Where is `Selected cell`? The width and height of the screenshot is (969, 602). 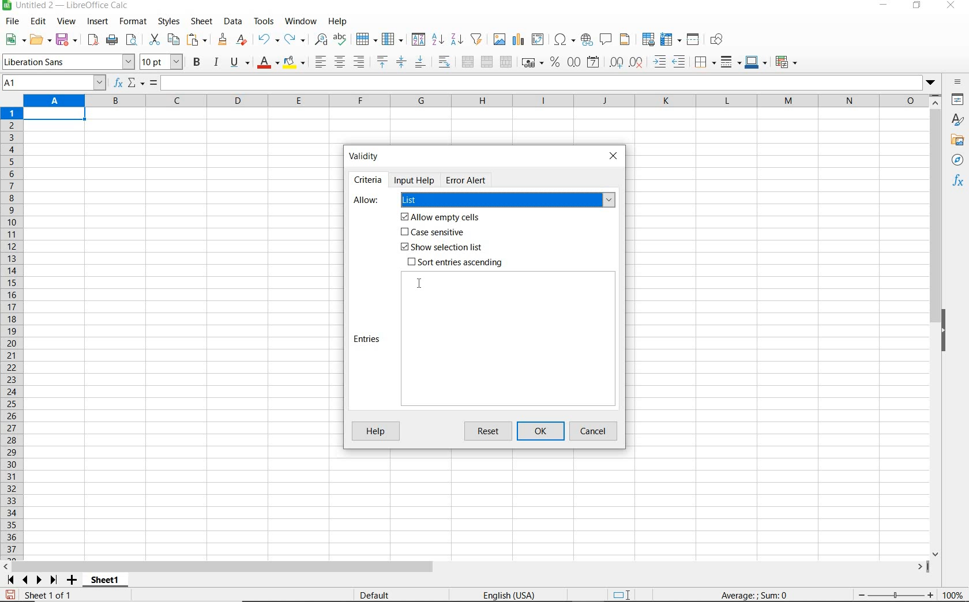
Selected cell is located at coordinates (54, 114).